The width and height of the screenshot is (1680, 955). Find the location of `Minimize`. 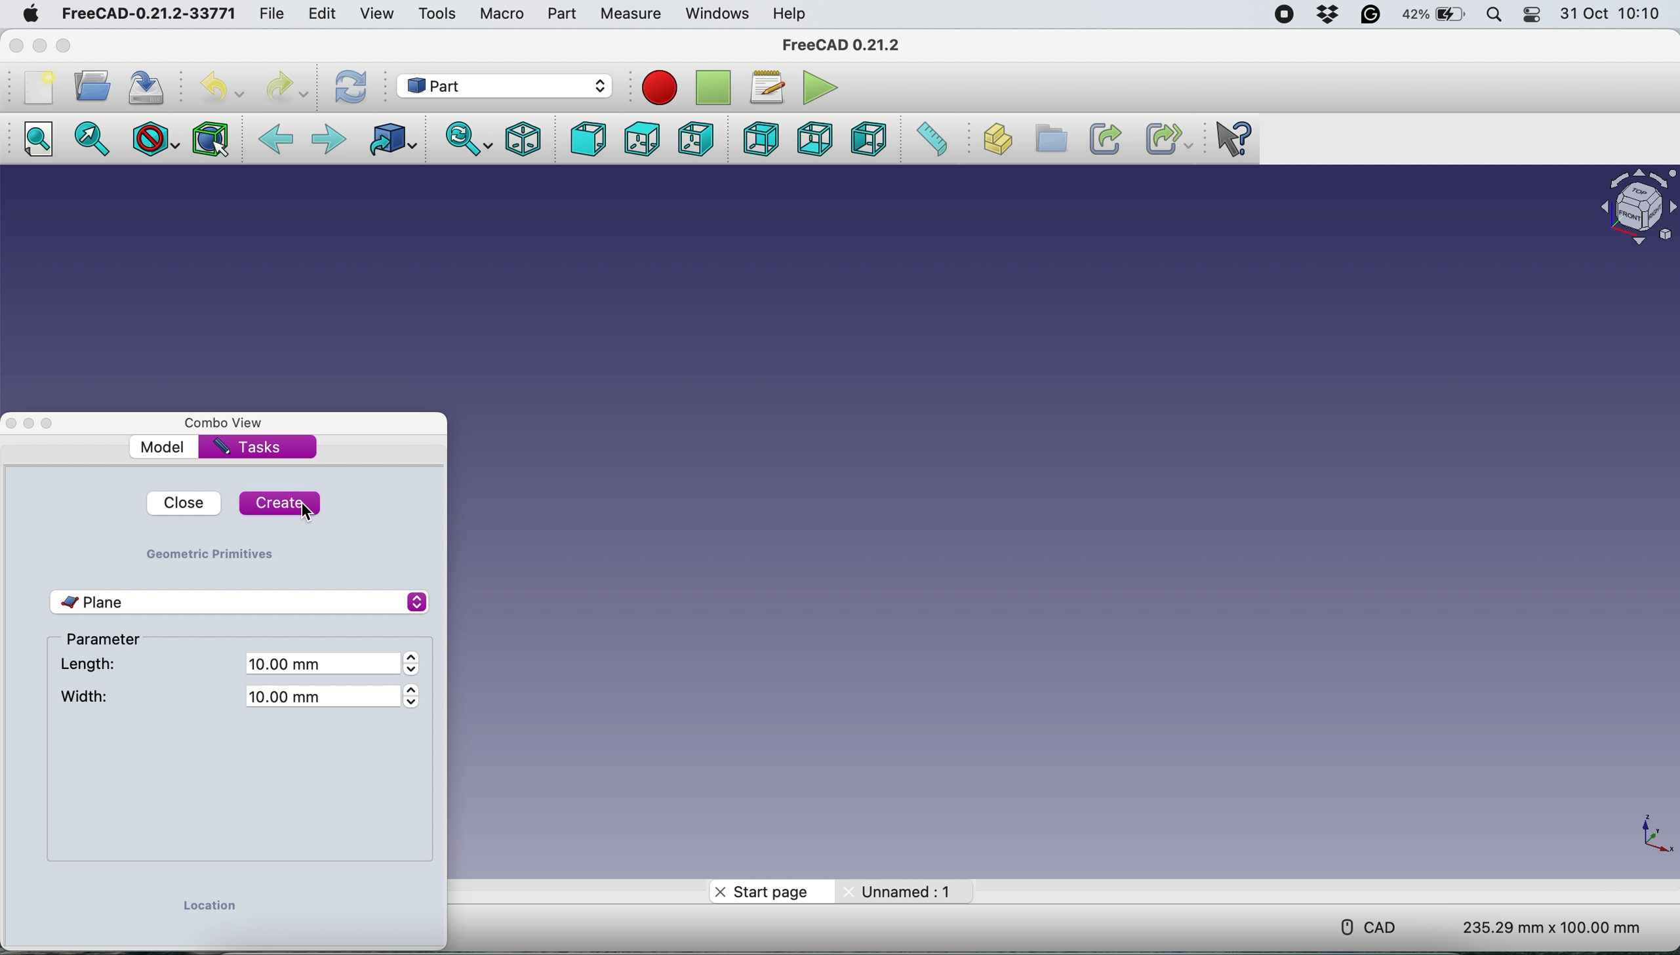

Minimize is located at coordinates (31, 422).